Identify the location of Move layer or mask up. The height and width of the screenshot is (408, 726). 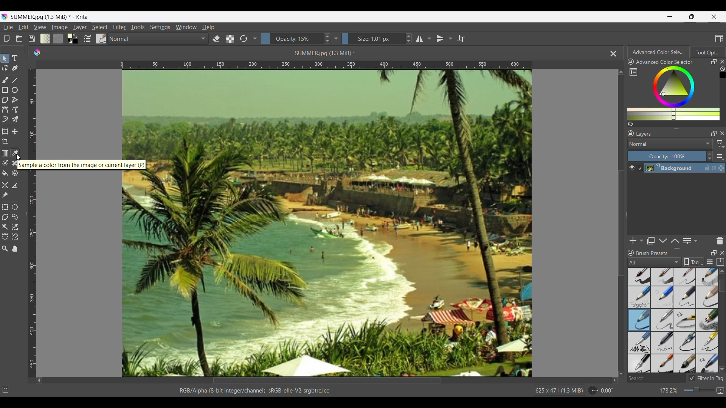
(675, 241).